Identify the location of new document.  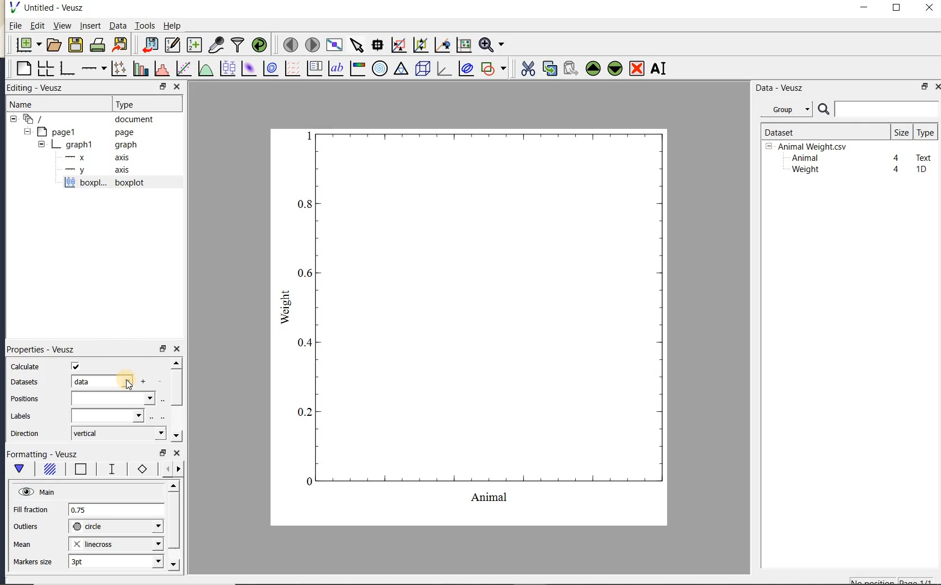
(26, 45).